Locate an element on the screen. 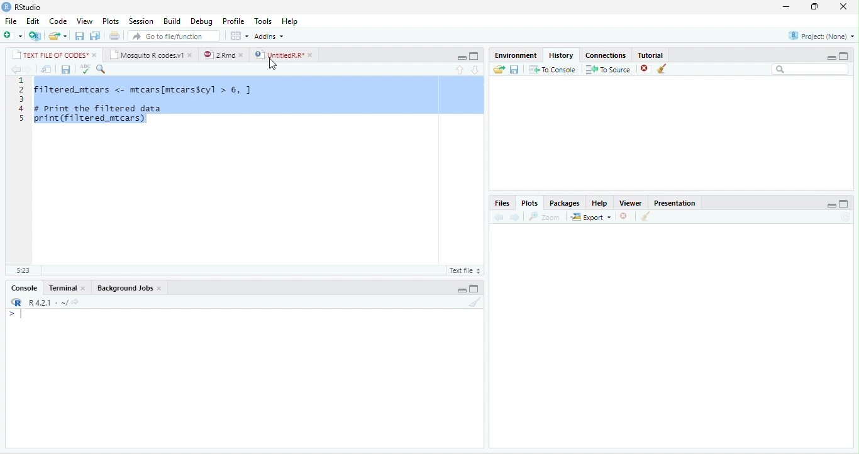 This screenshot has height=454, width=859. Edit is located at coordinates (33, 21).